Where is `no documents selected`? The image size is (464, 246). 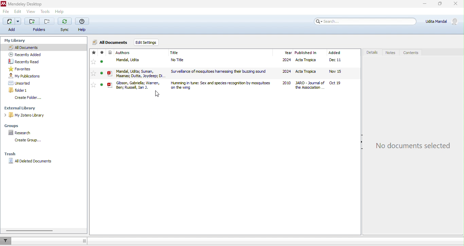 no documents selected is located at coordinates (413, 145).